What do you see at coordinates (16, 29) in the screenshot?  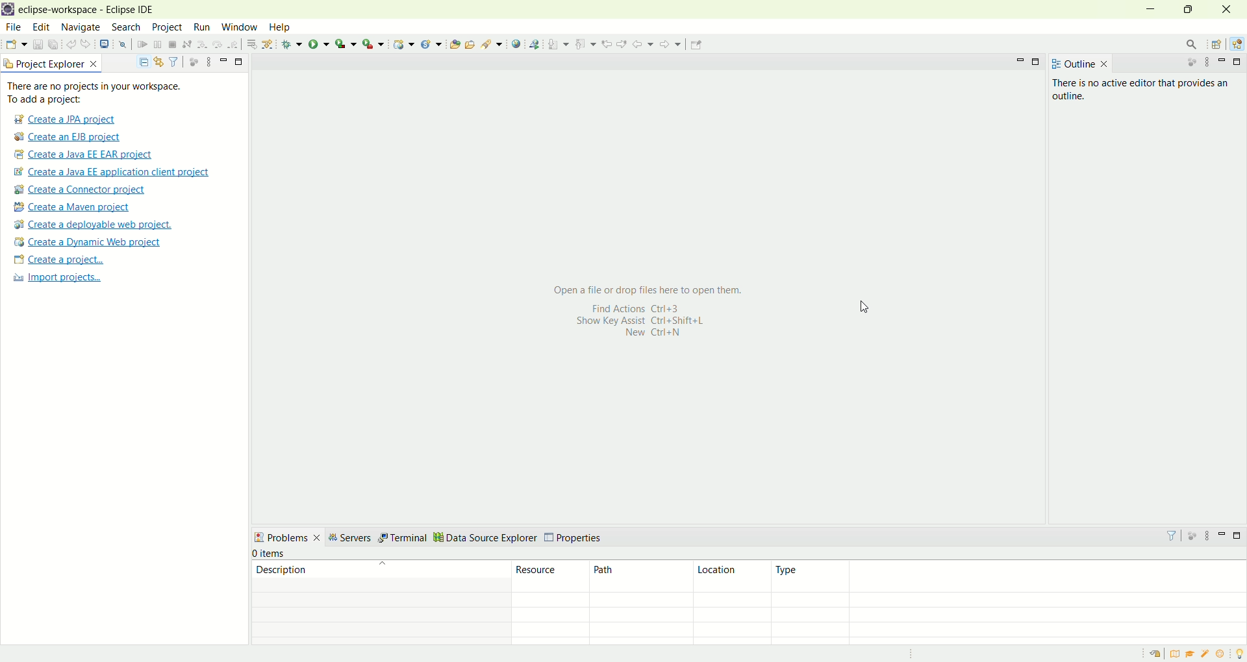 I see `file` at bounding box center [16, 29].